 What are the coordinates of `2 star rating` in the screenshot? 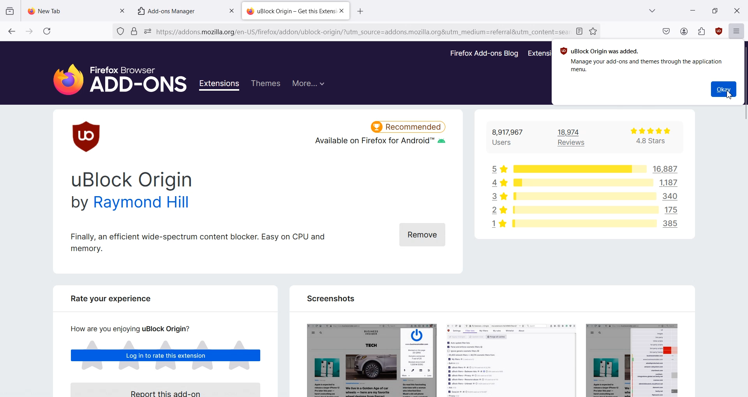 It's located at (499, 211).